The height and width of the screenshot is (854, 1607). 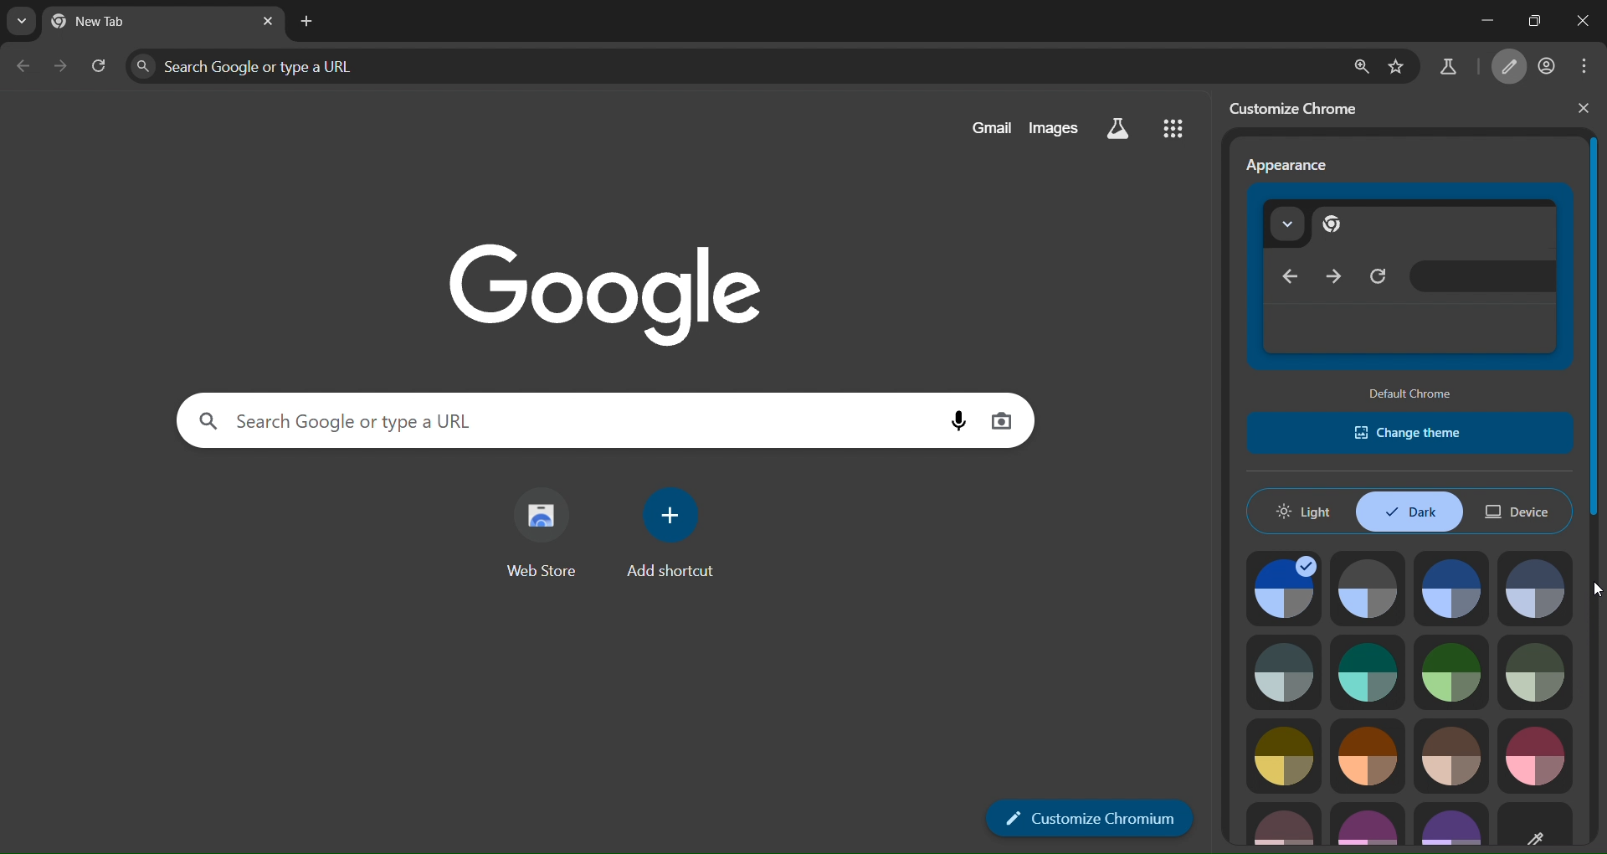 I want to click on appearance, so click(x=1288, y=166).